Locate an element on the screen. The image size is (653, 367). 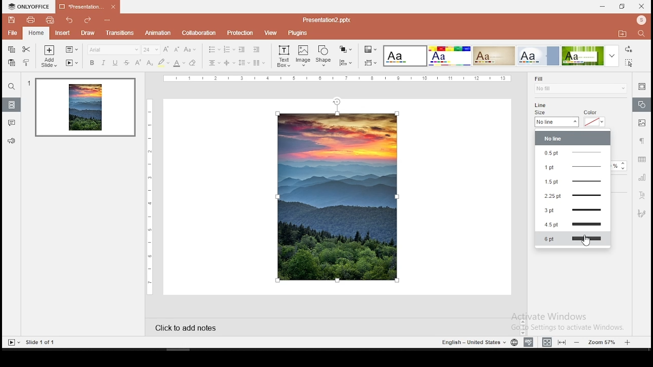
bullets is located at coordinates (214, 49).